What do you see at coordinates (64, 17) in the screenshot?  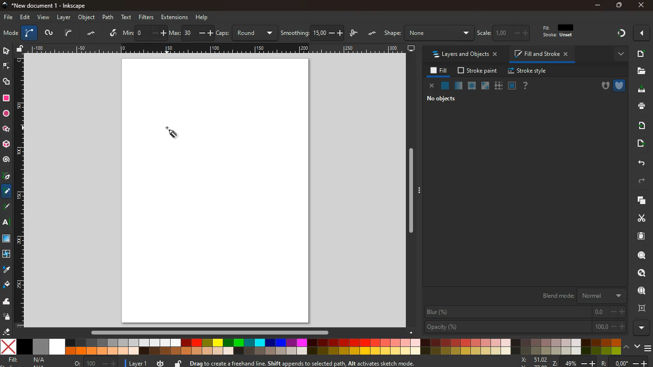 I see `layer` at bounding box center [64, 17].